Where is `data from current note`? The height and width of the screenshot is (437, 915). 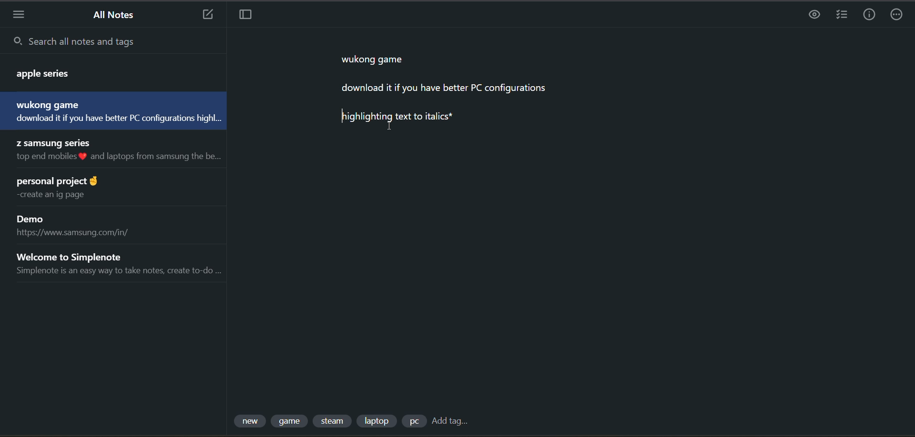
data from current note is located at coordinates (448, 94).